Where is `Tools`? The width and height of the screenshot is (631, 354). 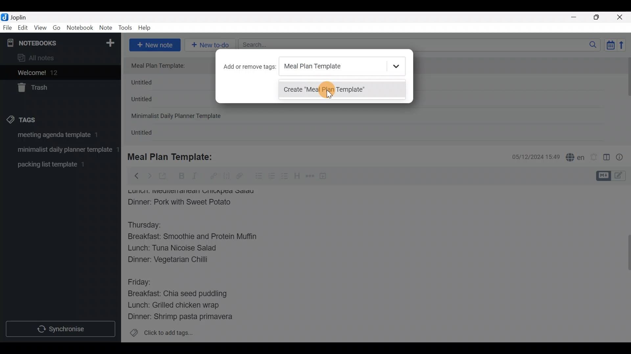
Tools is located at coordinates (126, 28).